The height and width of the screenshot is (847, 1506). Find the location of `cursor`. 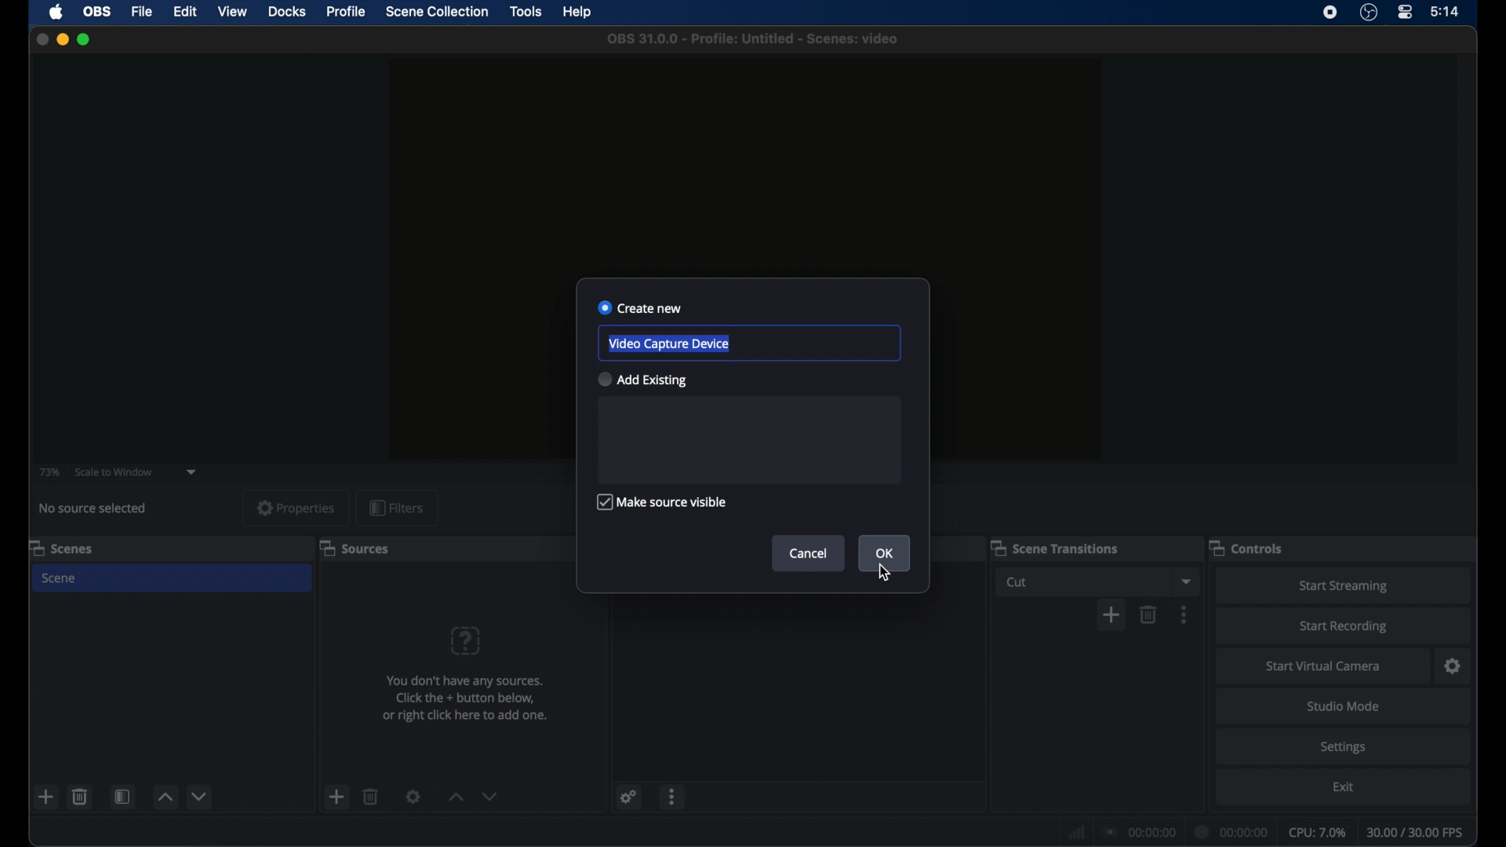

cursor is located at coordinates (884, 574).